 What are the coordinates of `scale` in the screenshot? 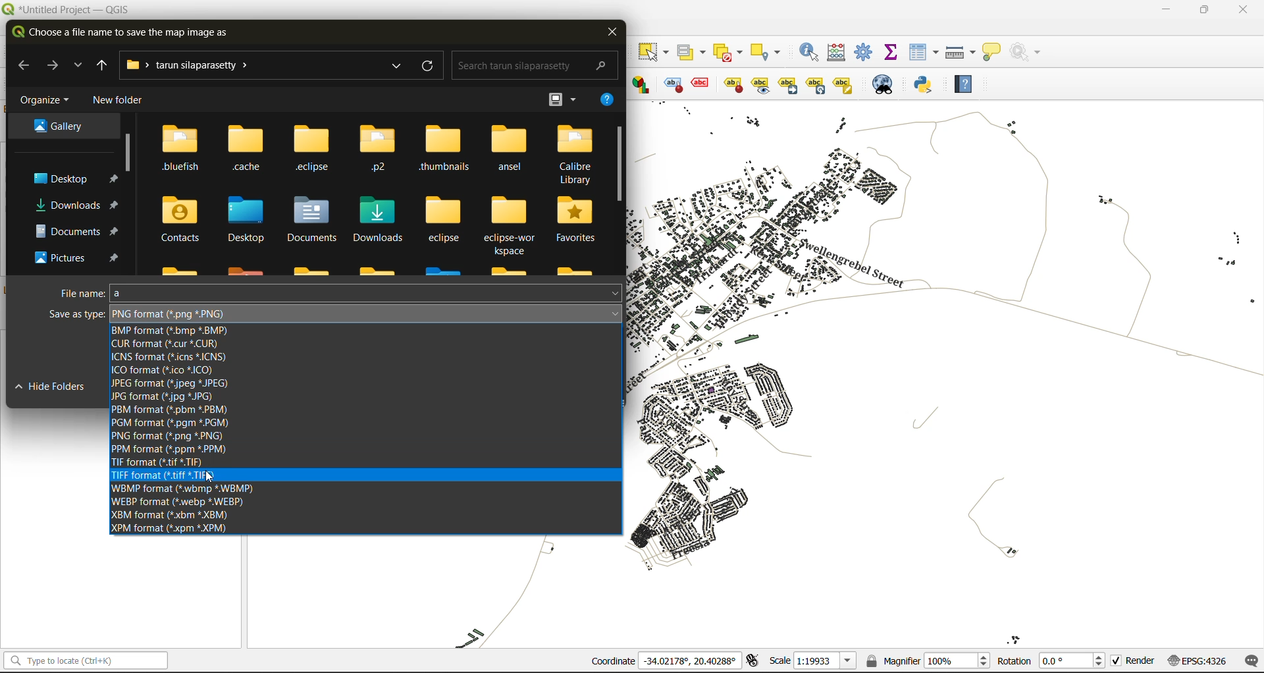 It's located at (809, 661).